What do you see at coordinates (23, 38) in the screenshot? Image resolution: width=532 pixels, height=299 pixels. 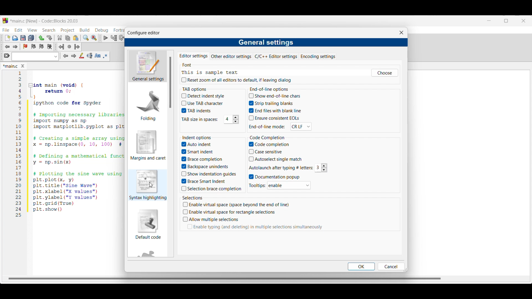 I see `Save` at bounding box center [23, 38].